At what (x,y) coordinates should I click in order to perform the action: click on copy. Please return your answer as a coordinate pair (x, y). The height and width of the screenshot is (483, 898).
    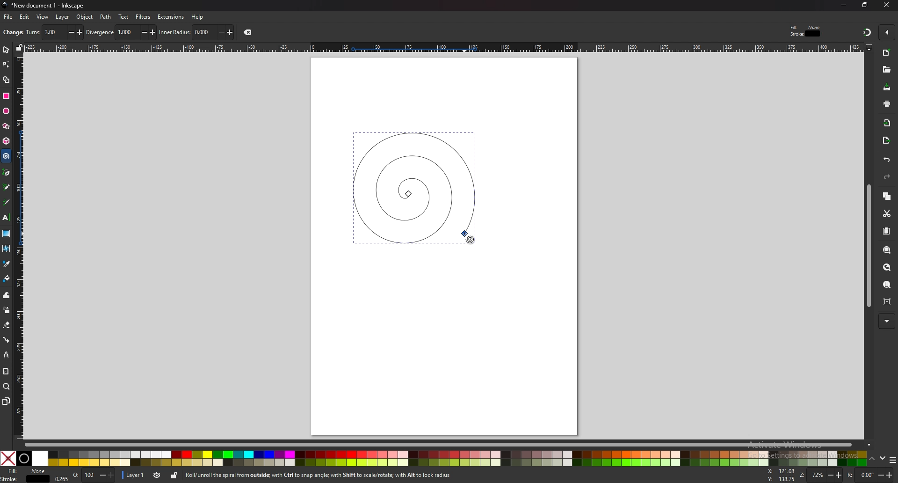
    Looking at the image, I should click on (887, 196).